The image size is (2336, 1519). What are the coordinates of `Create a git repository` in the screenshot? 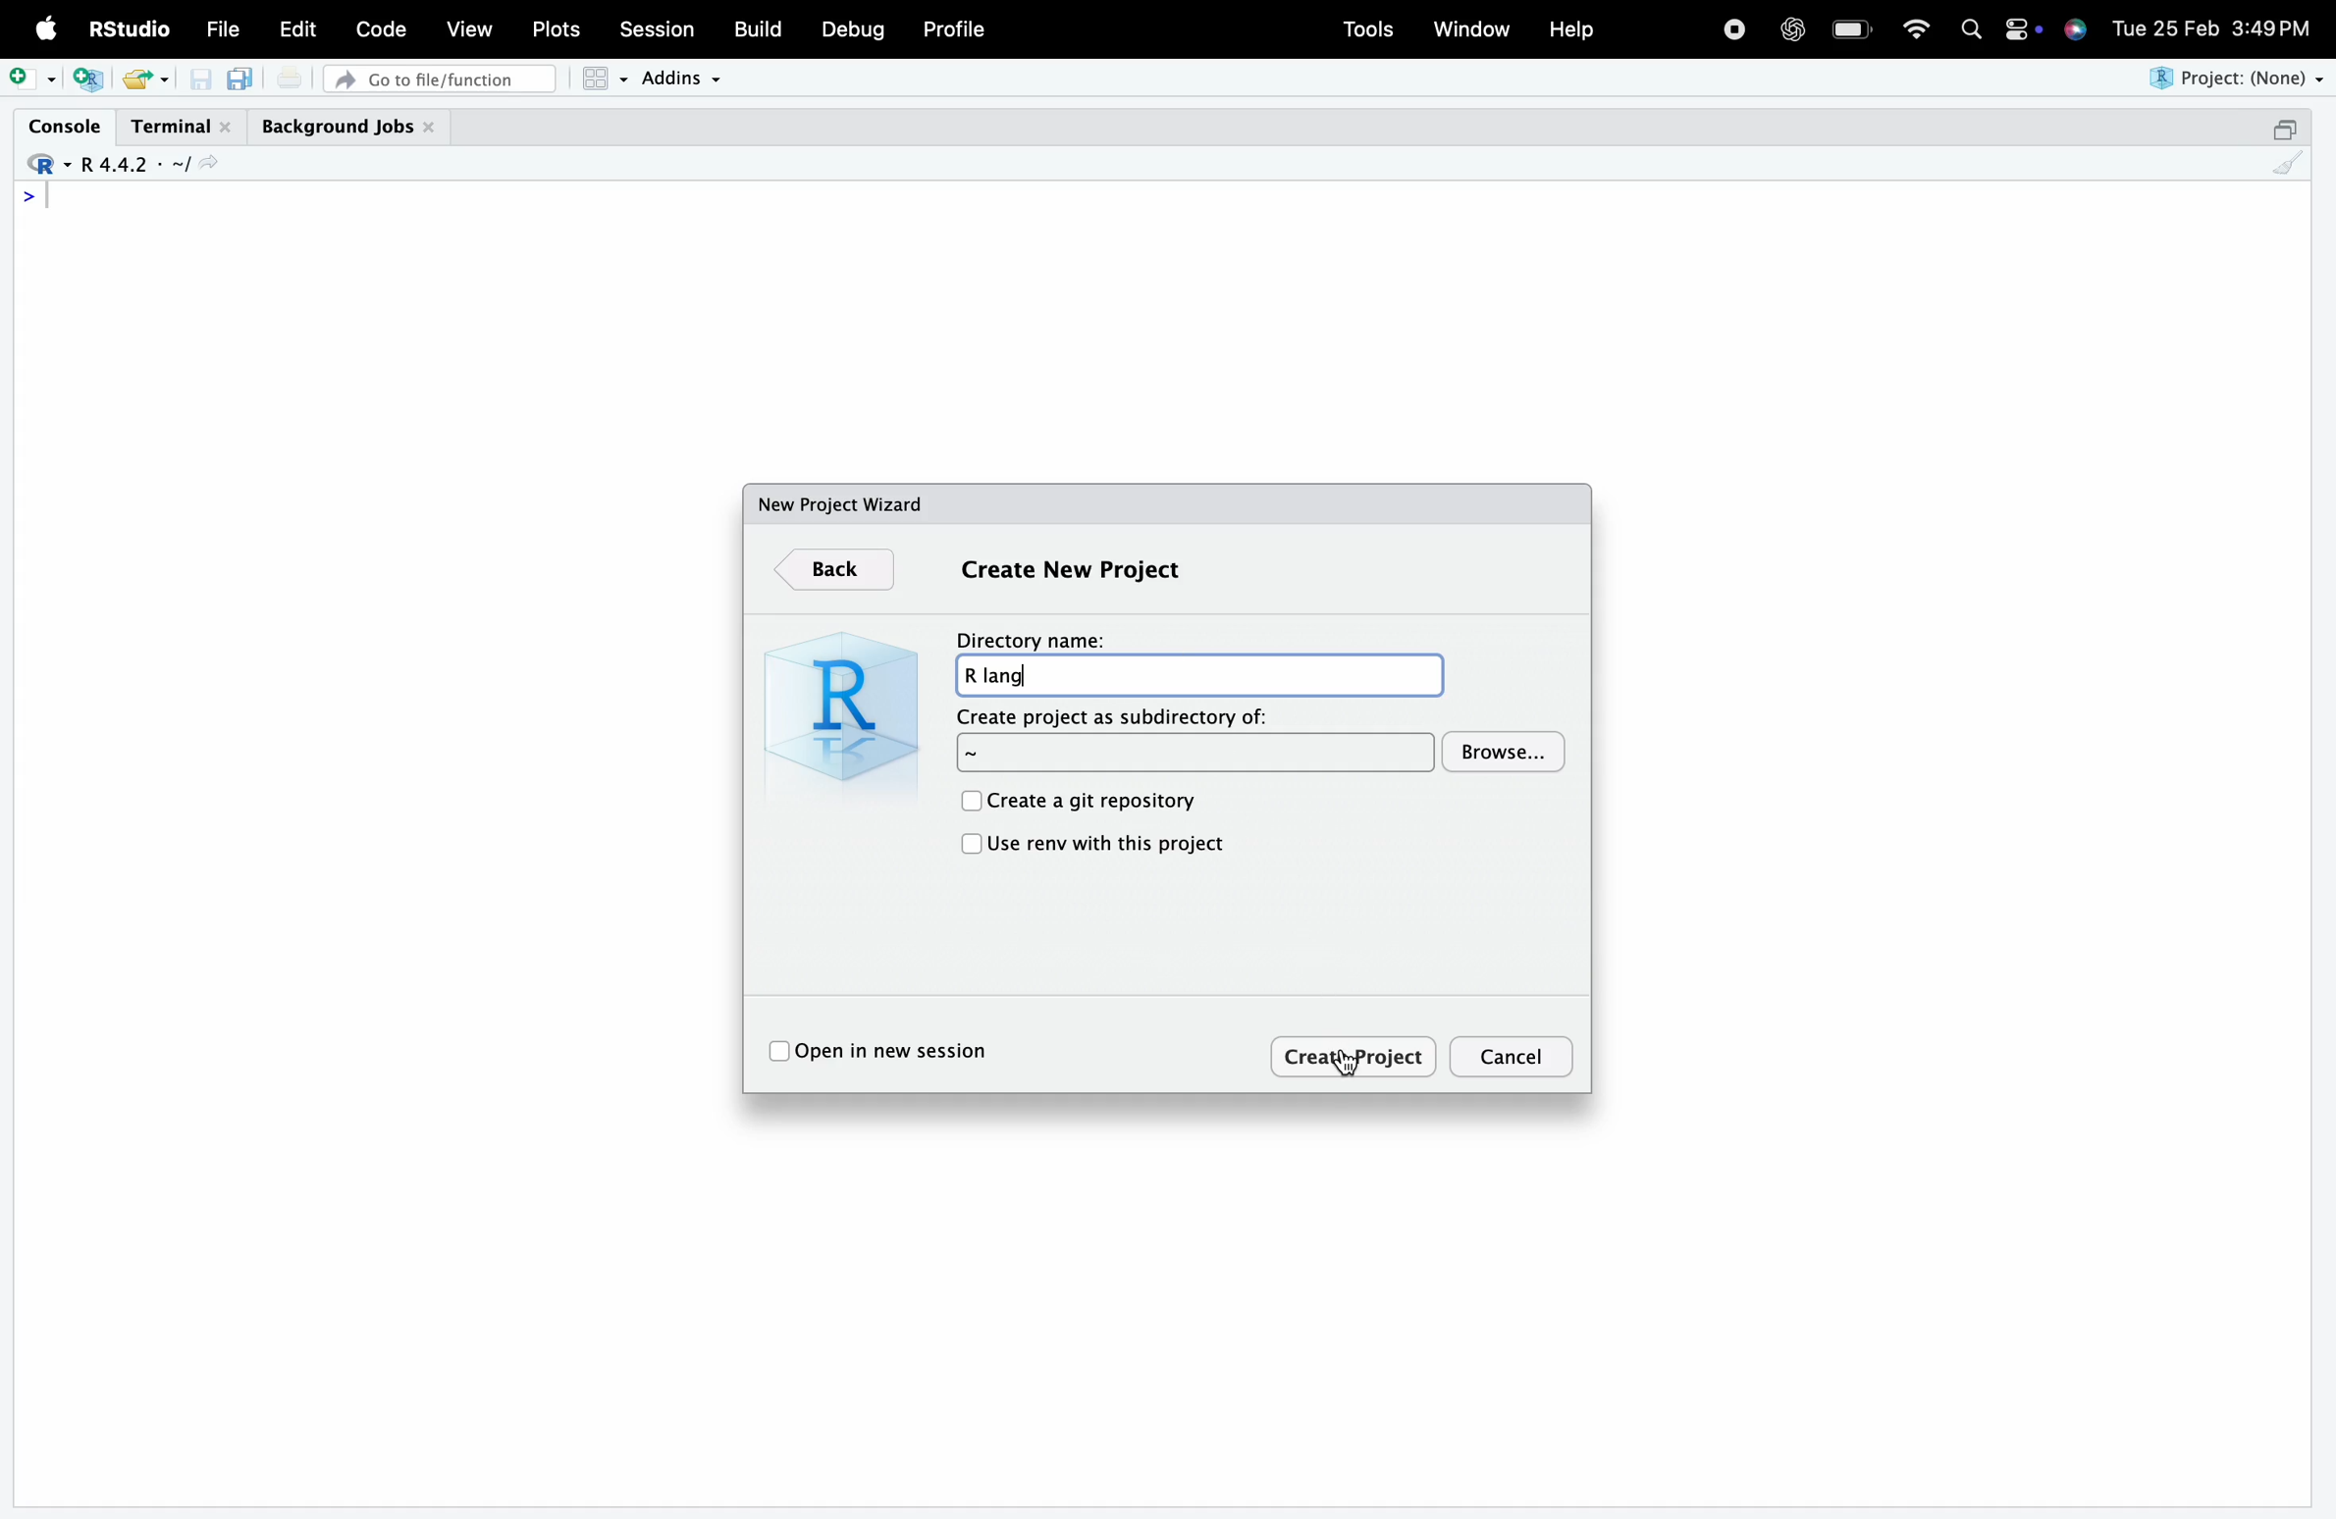 It's located at (1094, 803).